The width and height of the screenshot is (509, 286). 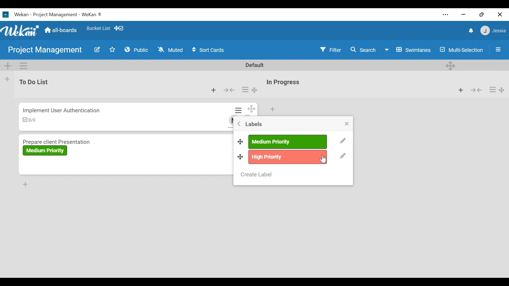 I want to click on Wekan Logo, so click(x=20, y=29).